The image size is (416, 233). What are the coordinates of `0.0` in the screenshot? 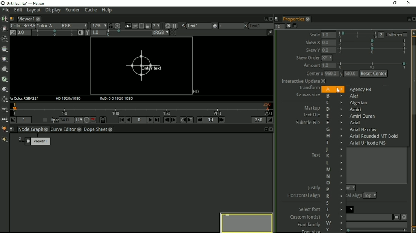 It's located at (328, 43).